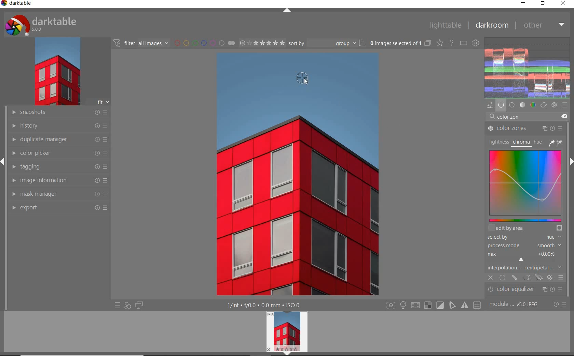 This screenshot has height=356, width=574. What do you see at coordinates (502, 278) in the screenshot?
I see `UNIFORMLY` at bounding box center [502, 278].